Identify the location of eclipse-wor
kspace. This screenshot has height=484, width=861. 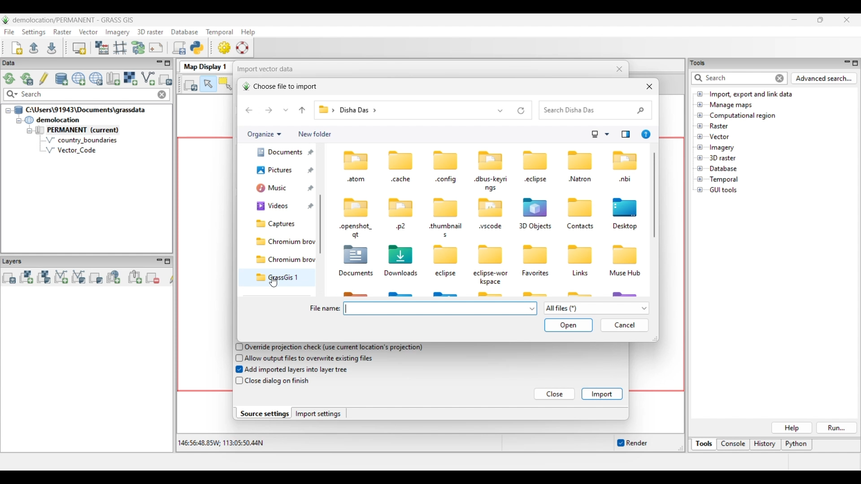
(491, 277).